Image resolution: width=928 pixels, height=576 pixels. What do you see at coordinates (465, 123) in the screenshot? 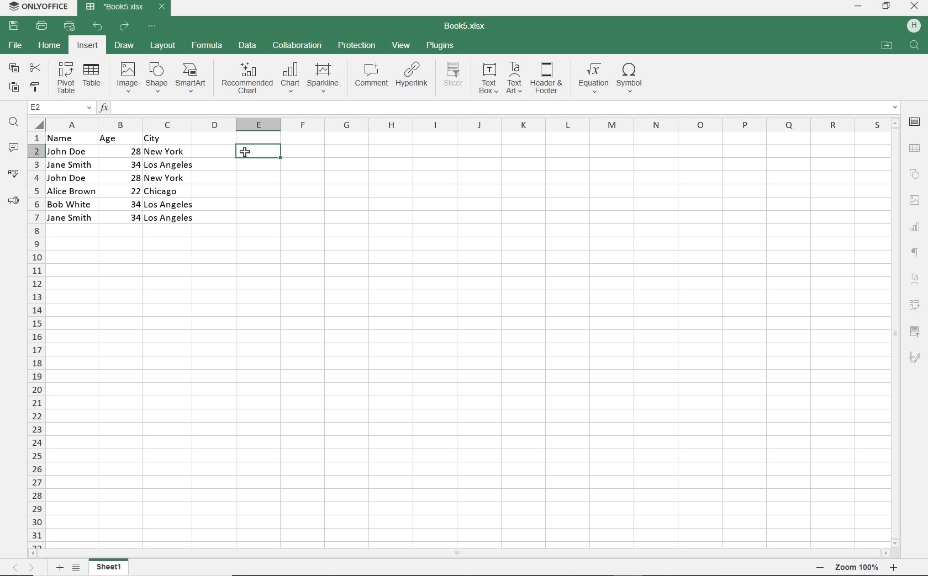
I see `COLUMNS` at bounding box center [465, 123].